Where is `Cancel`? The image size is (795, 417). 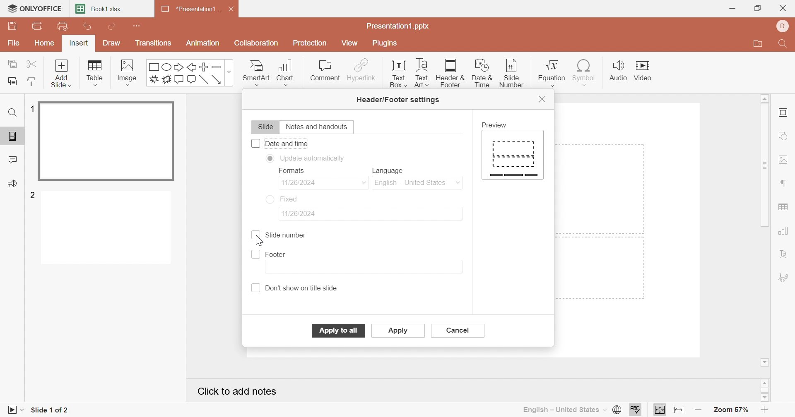 Cancel is located at coordinates (458, 331).